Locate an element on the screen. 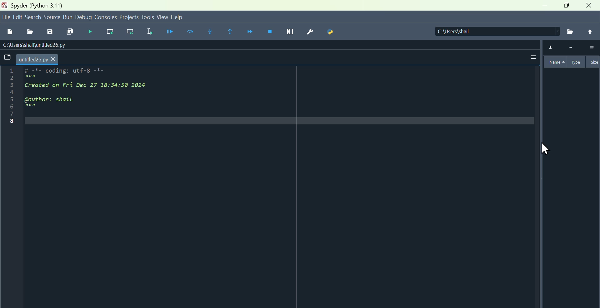 This screenshot has height=308, width=600. Consoles is located at coordinates (106, 17).